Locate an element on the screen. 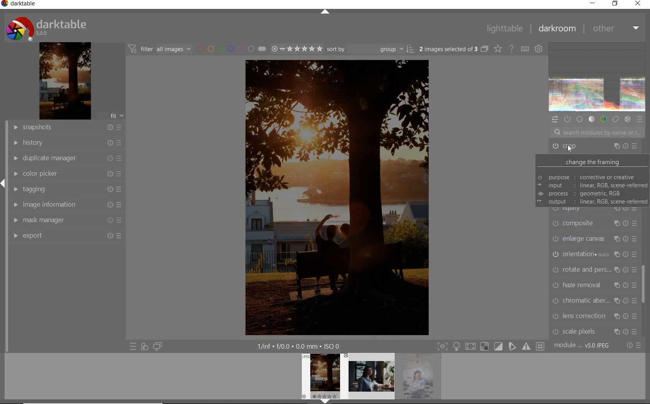  lighttable is located at coordinates (505, 29).